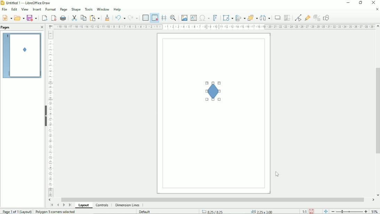  What do you see at coordinates (239, 211) in the screenshot?
I see `Cursor position` at bounding box center [239, 211].